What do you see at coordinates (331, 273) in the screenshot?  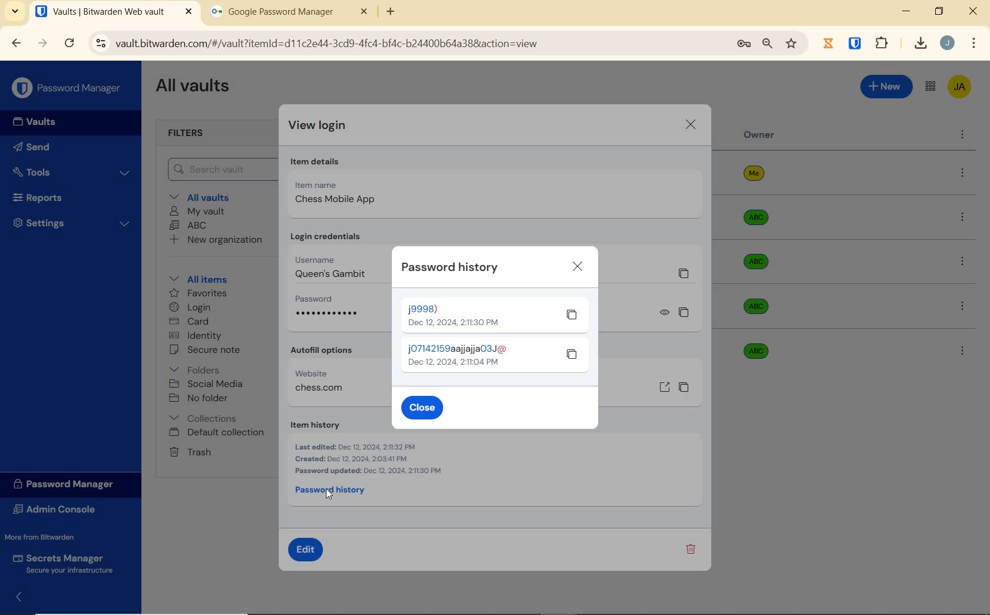 I see `queen's gambit` at bounding box center [331, 273].